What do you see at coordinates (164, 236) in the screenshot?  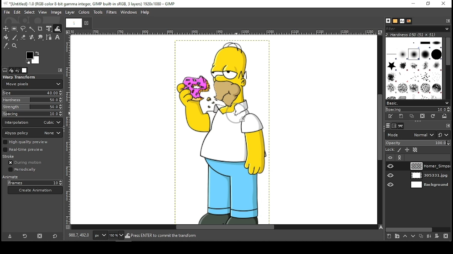 I see `press enter to commit the transform` at bounding box center [164, 236].